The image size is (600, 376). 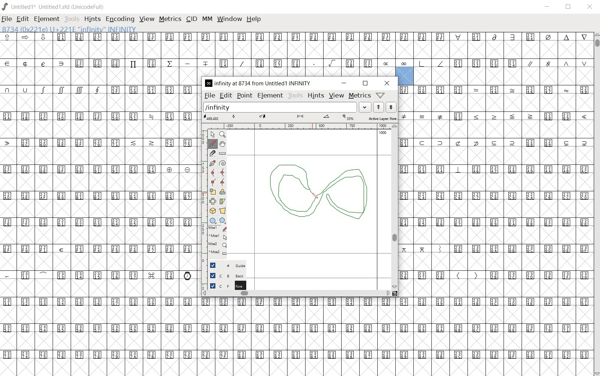 I want to click on encoding, so click(x=120, y=19).